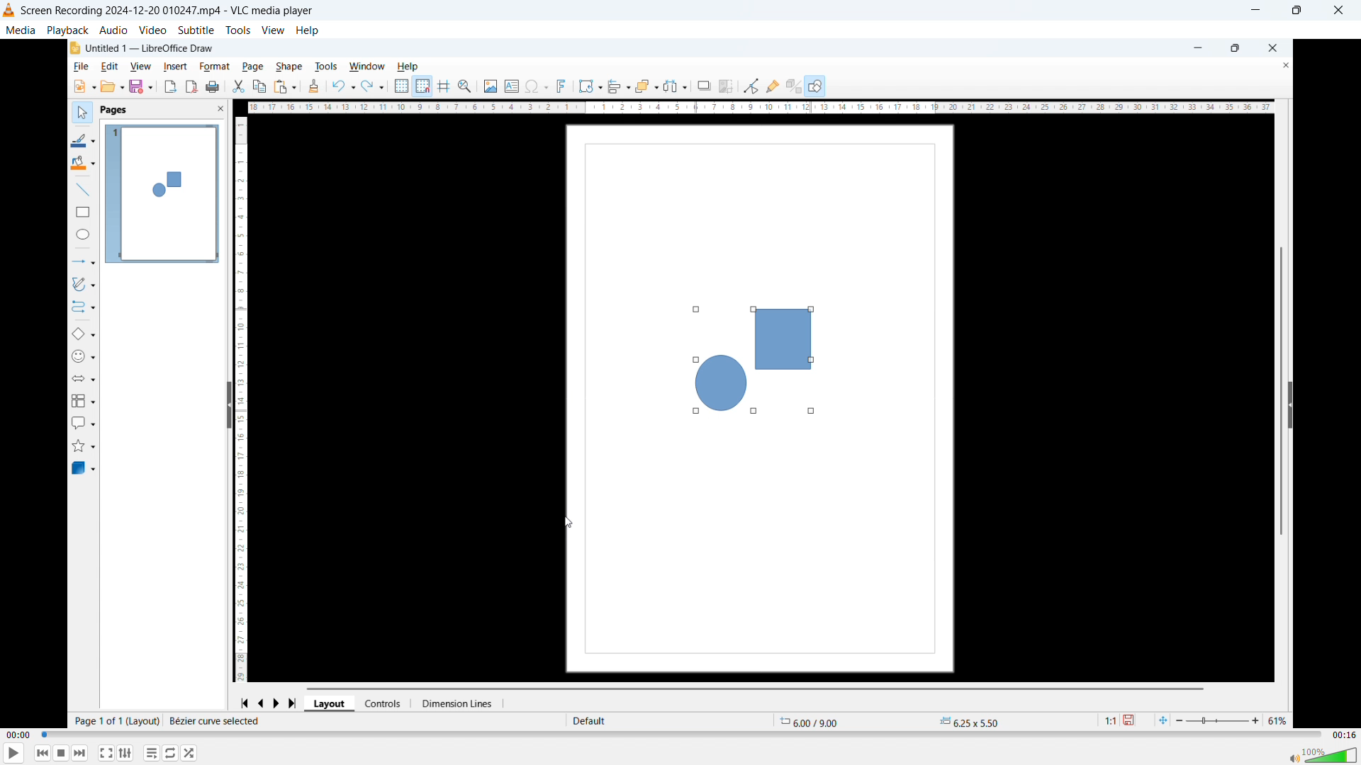 This screenshot has width=1361, height=765. What do you see at coordinates (680, 385) in the screenshot?
I see `Video playback ` at bounding box center [680, 385].